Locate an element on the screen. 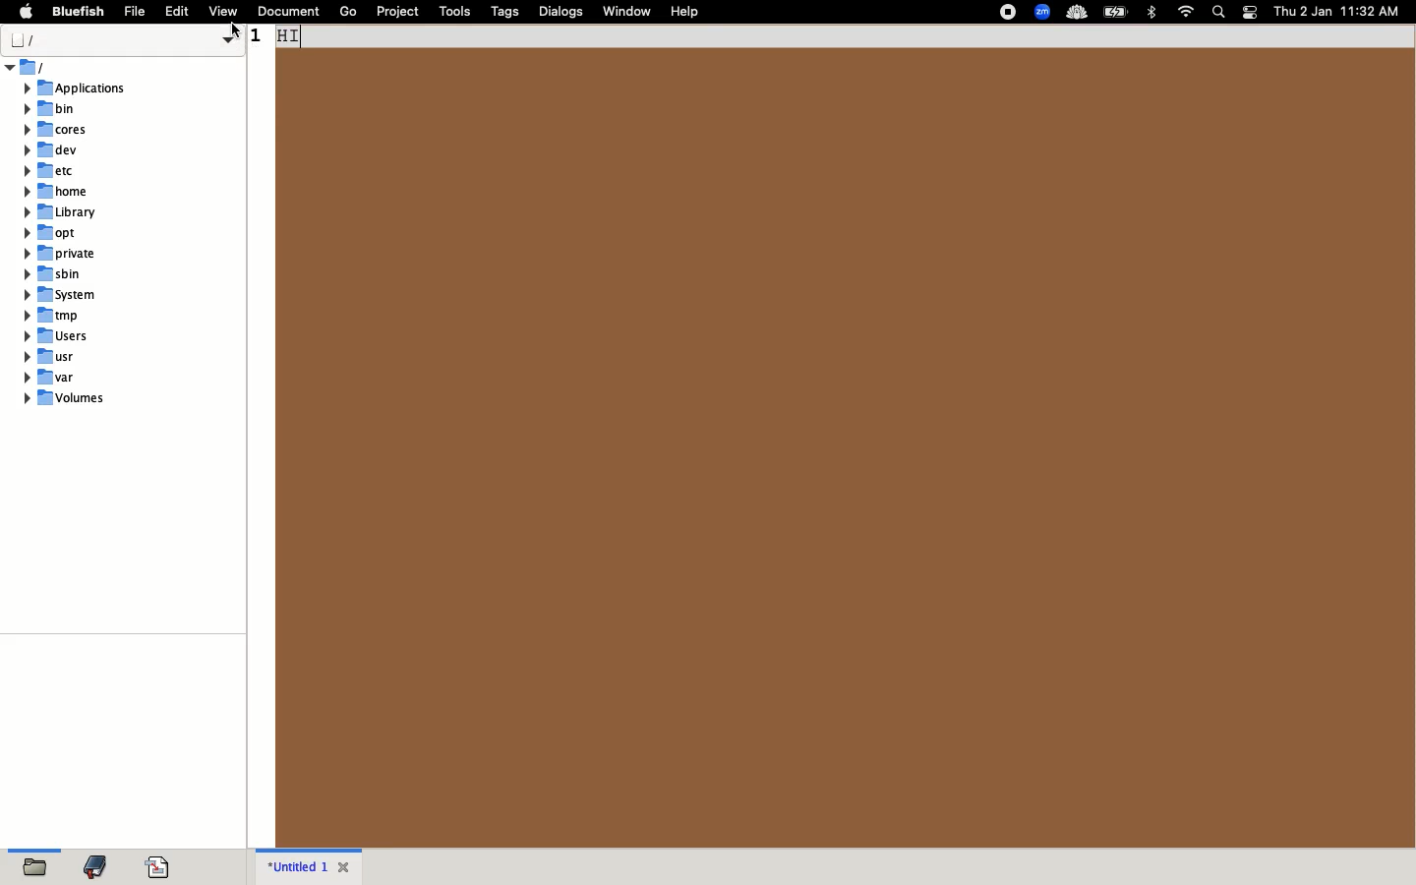 This screenshot has height=885, width=1416. line is located at coordinates (832, 36).